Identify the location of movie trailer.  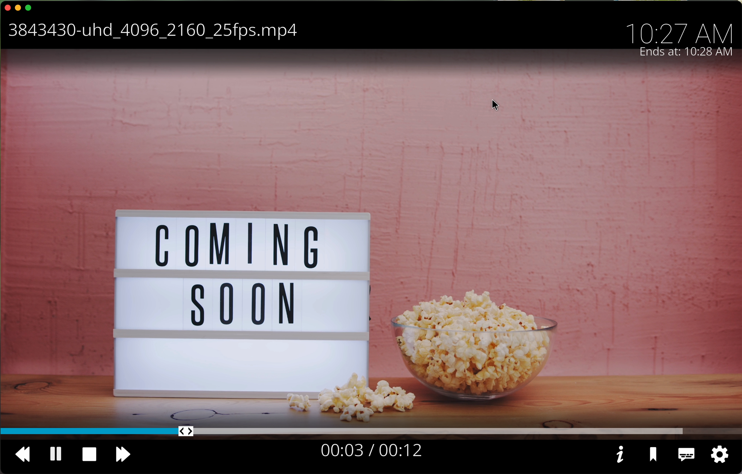
(373, 244).